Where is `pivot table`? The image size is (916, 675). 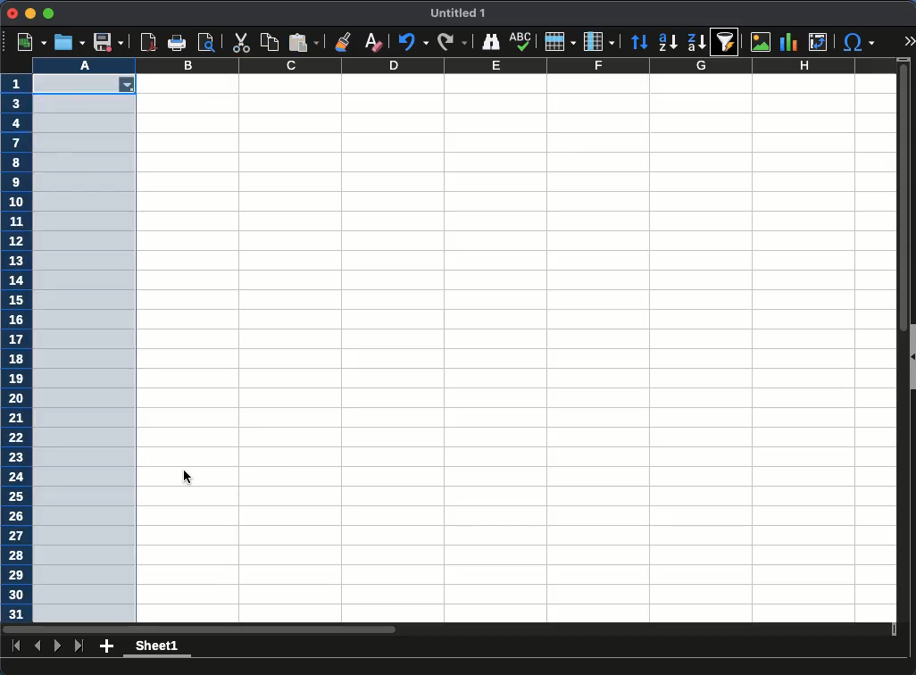
pivot table is located at coordinates (820, 42).